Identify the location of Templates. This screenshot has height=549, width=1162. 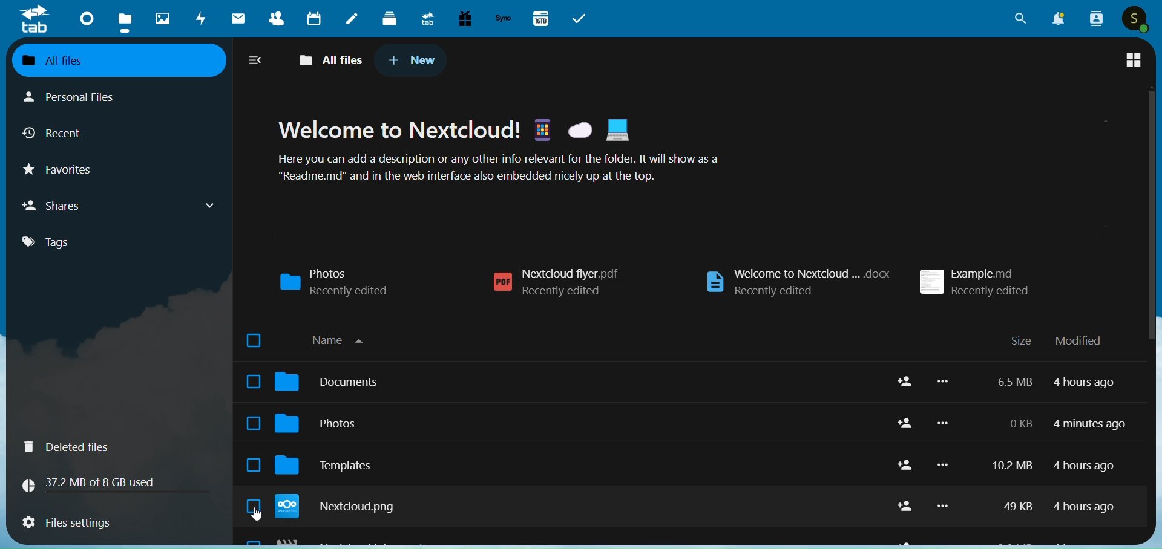
(578, 465).